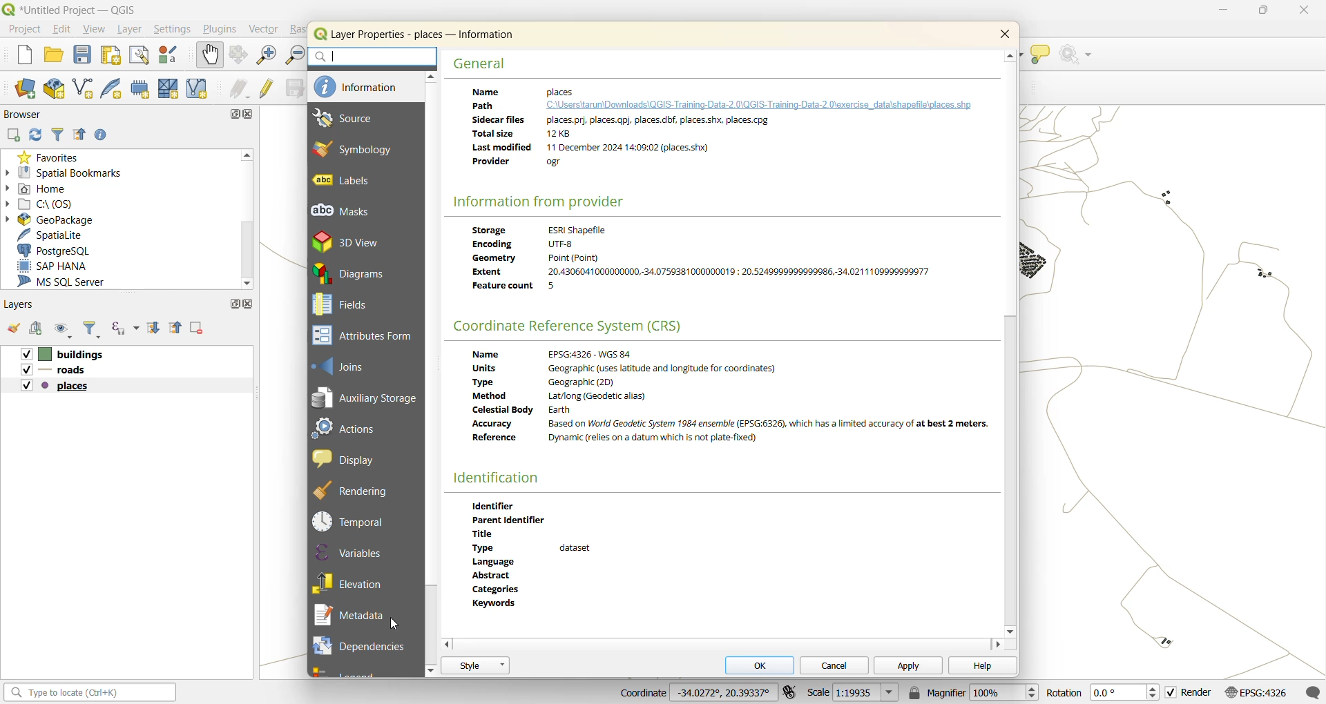 The width and height of the screenshot is (1326, 704). Describe the element at coordinates (240, 55) in the screenshot. I see `pan selection` at that location.